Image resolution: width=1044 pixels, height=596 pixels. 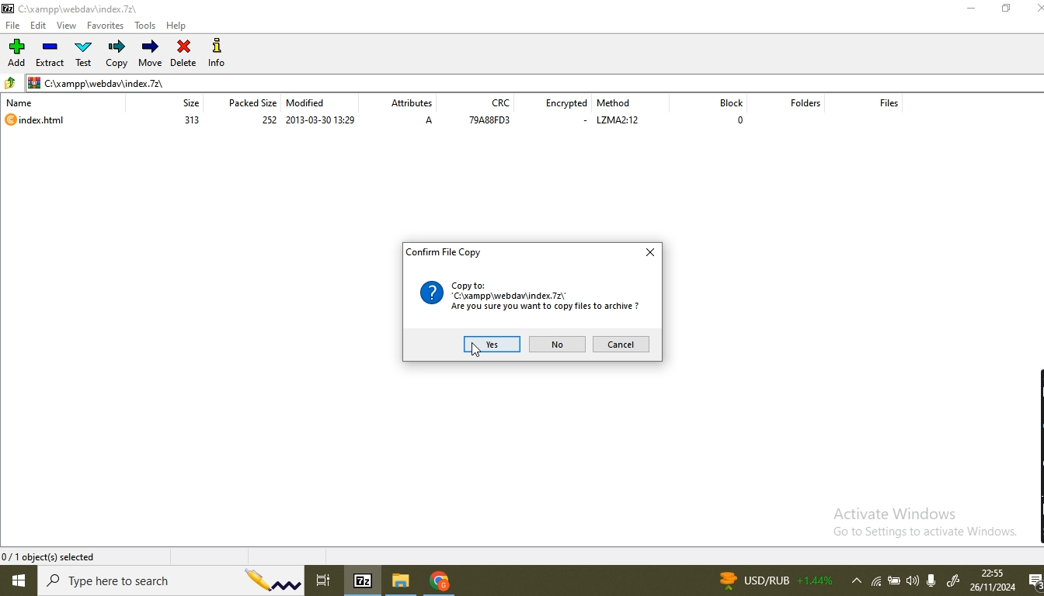 I want to click on method, so click(x=622, y=101).